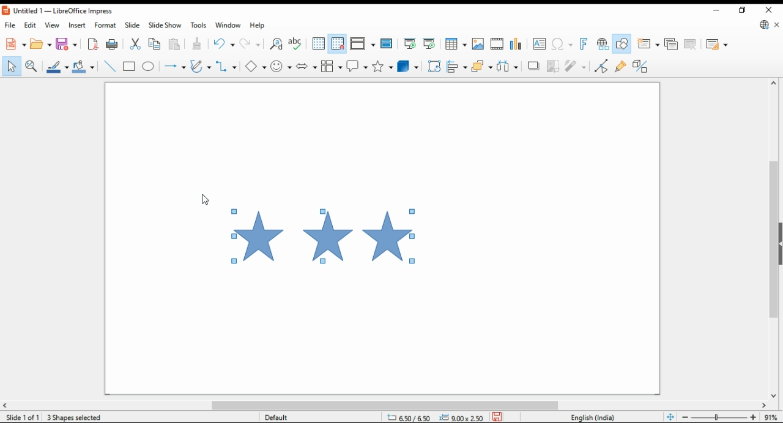  Describe the element at coordinates (198, 24) in the screenshot. I see `tools` at that location.